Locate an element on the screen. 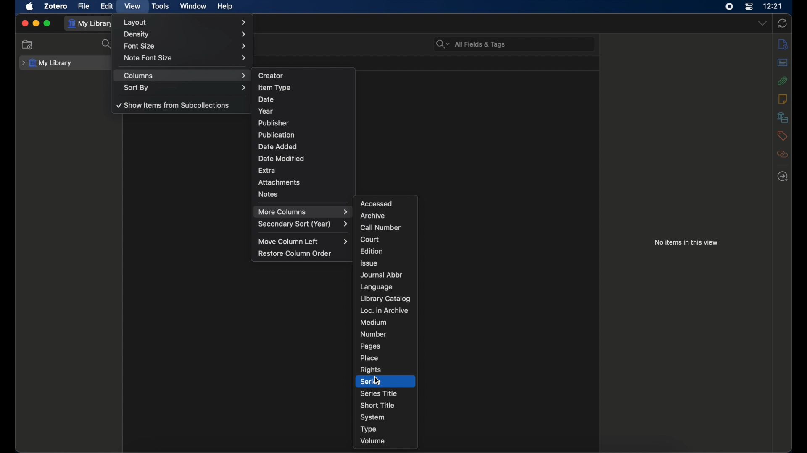 Image resolution: width=807 pixels, height=453 pixels. publisher is located at coordinates (274, 123).